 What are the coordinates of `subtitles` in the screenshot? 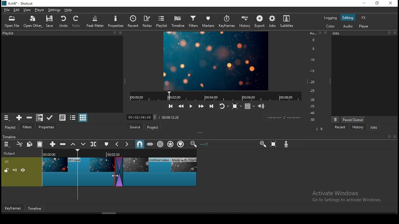 It's located at (286, 21).